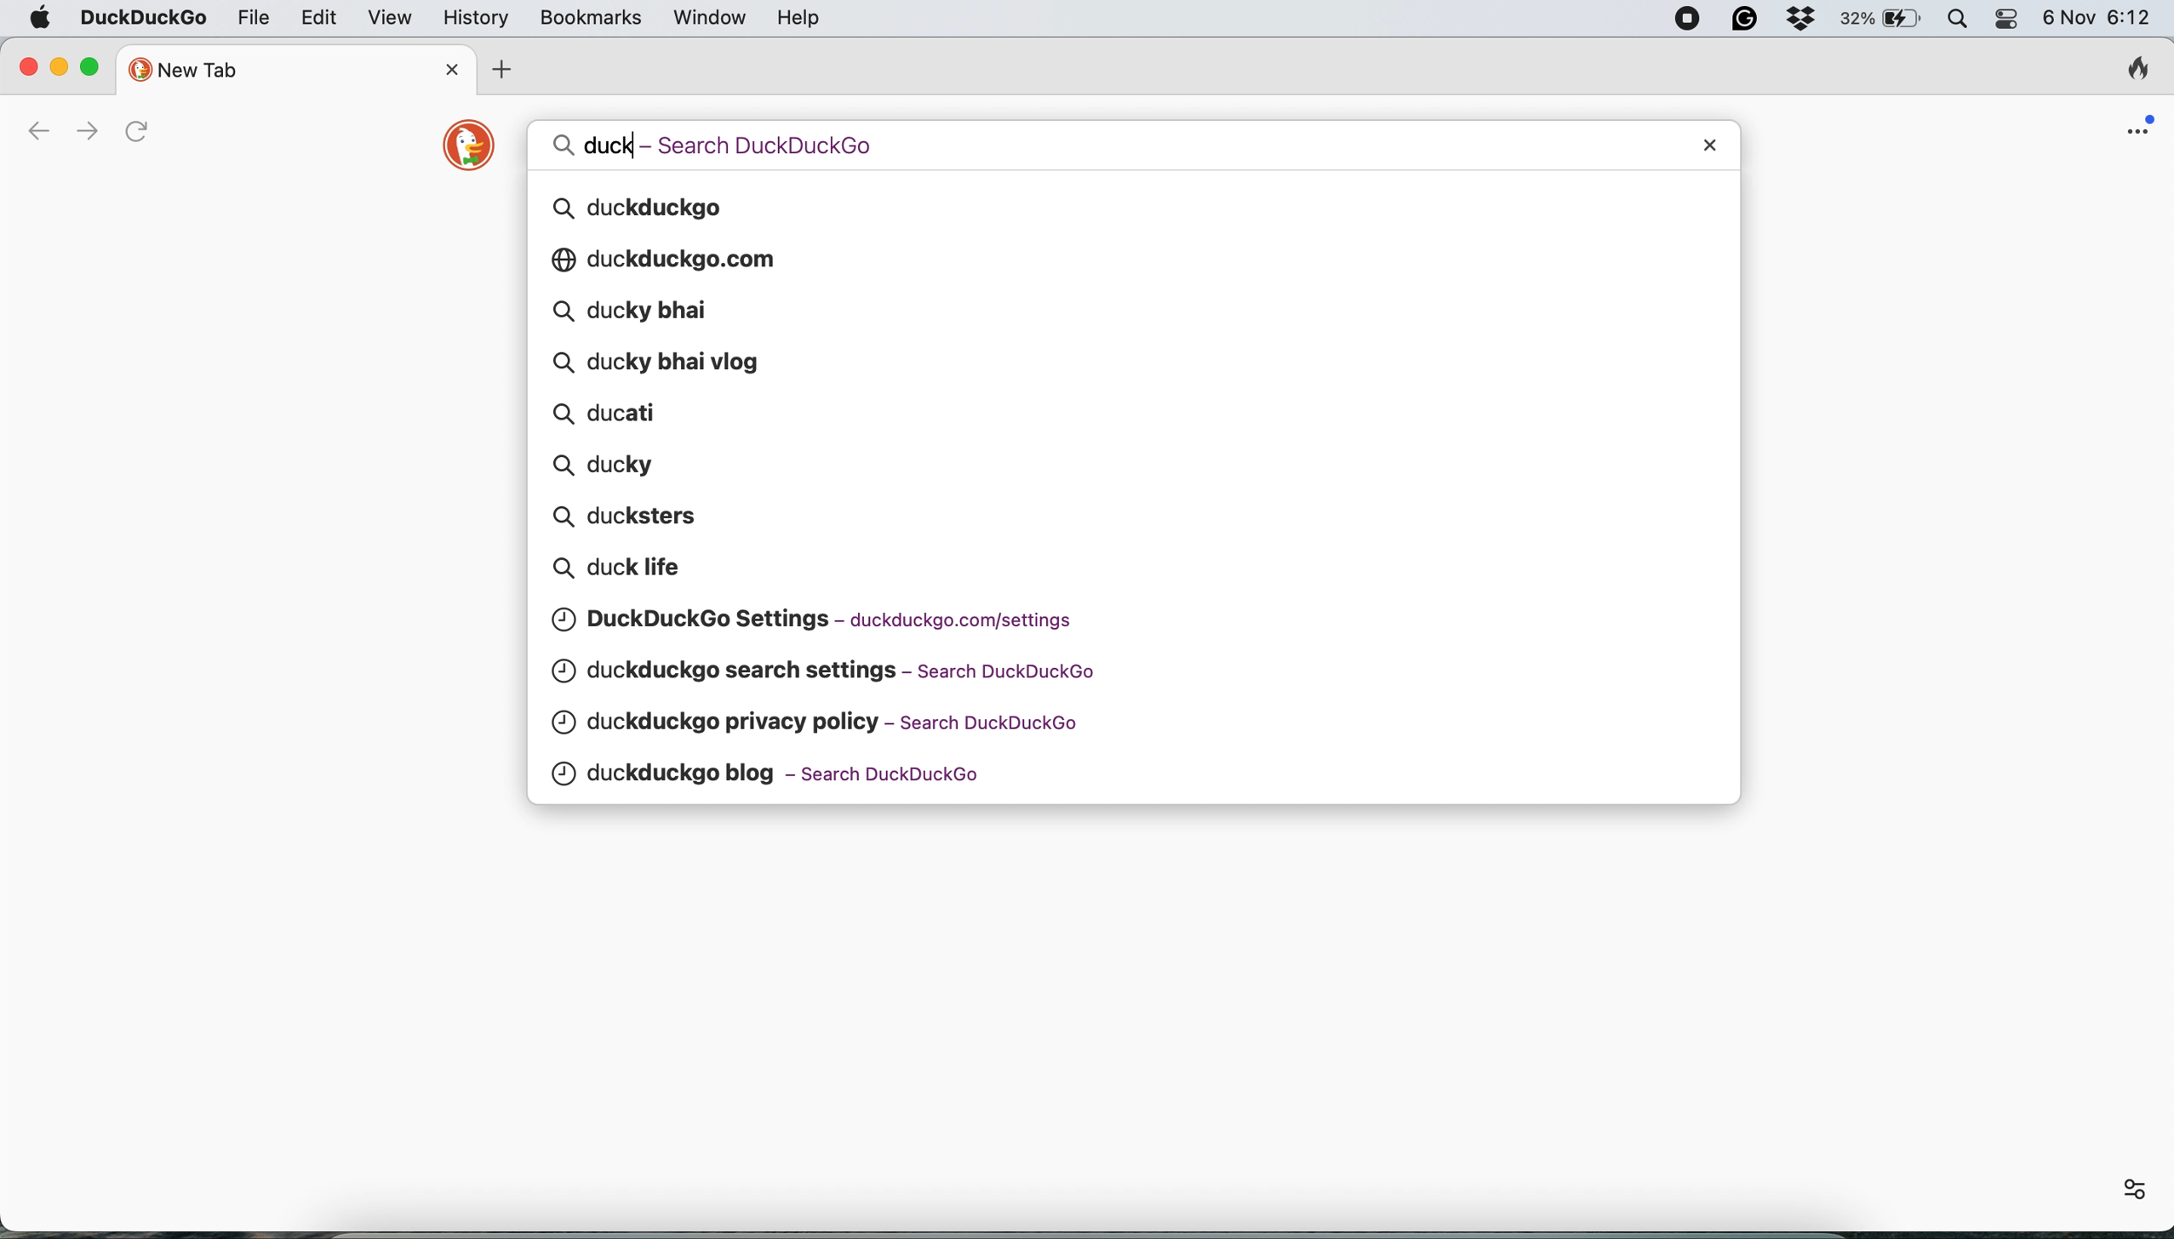  Describe the element at coordinates (633, 513) in the screenshot. I see `ducksters` at that location.